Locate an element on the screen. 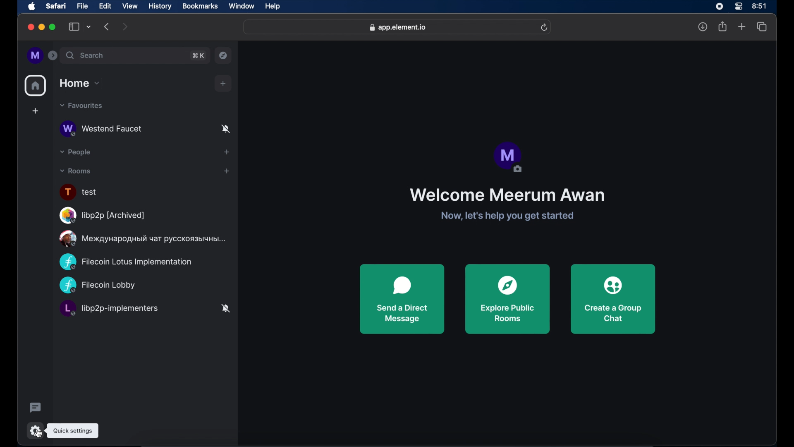 Image resolution: width=794 pixels, height=447 pixels. apple icon is located at coordinates (32, 7).